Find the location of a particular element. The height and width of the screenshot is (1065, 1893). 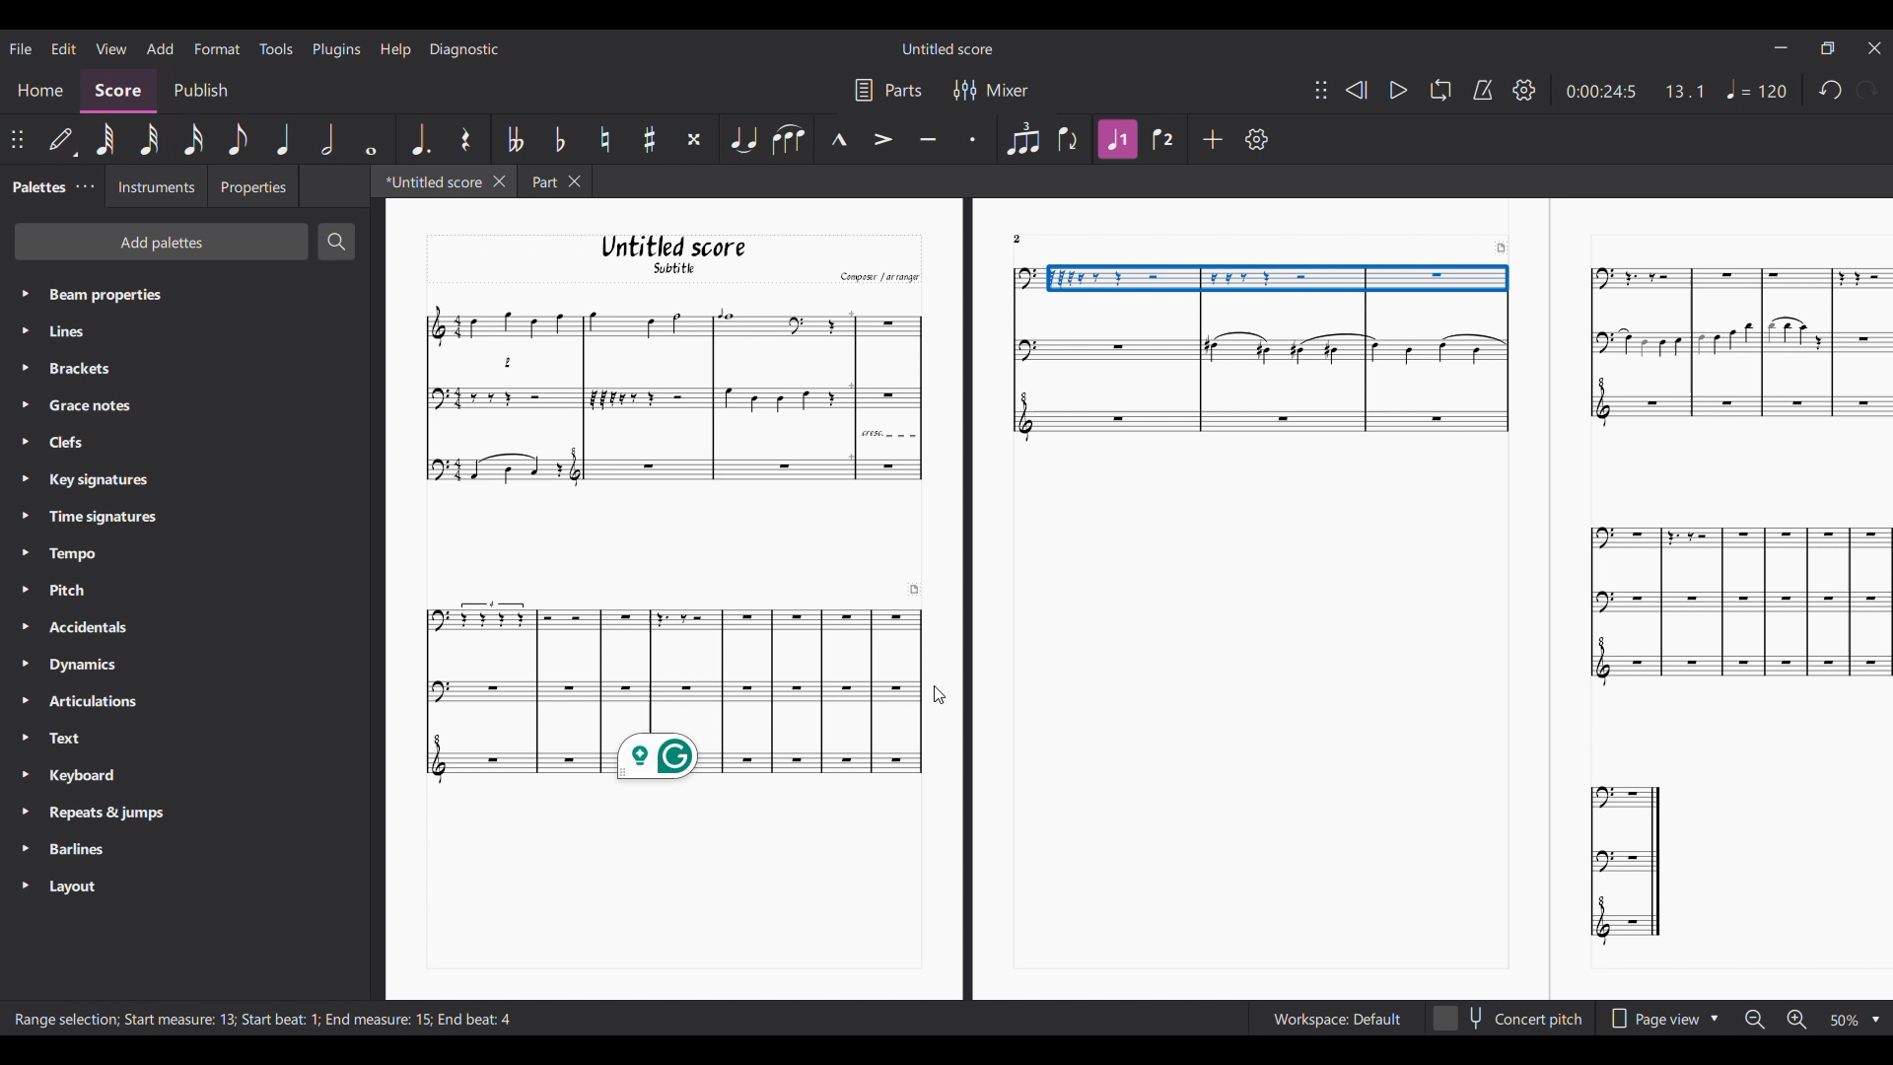

Close interface is located at coordinates (1874, 48).